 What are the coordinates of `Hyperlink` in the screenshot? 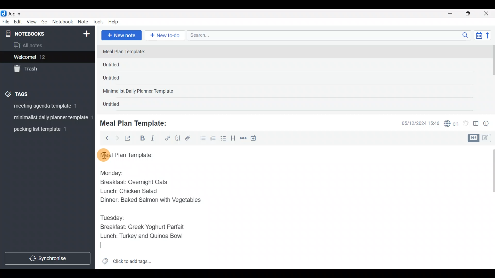 It's located at (168, 138).